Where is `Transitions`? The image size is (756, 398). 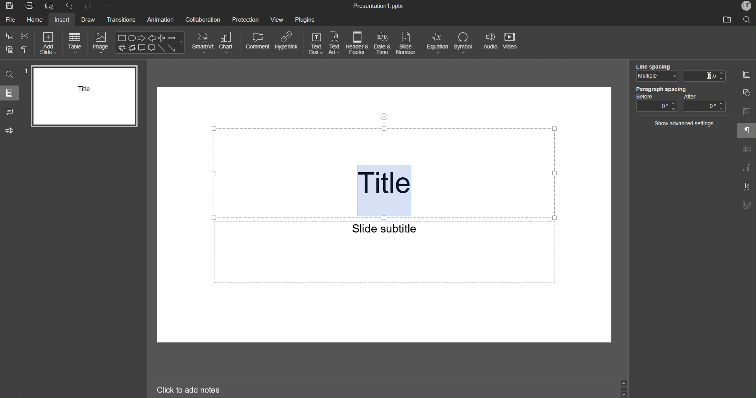 Transitions is located at coordinates (121, 20).